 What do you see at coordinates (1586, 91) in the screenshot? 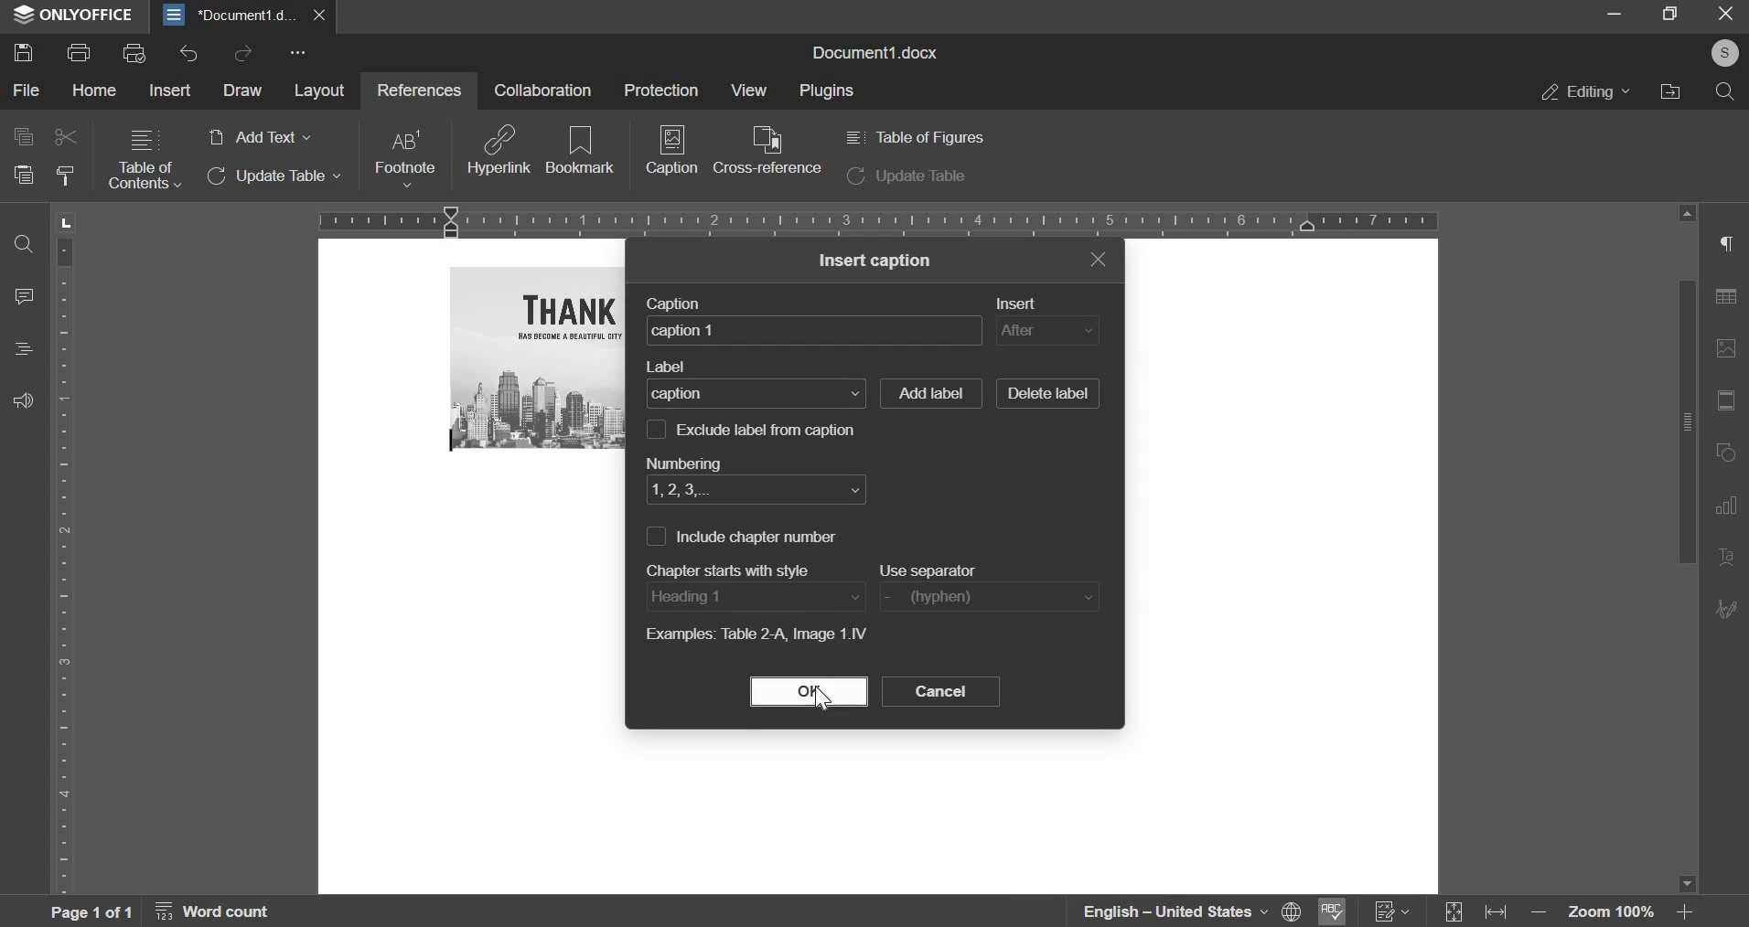
I see `editing` at bounding box center [1586, 91].